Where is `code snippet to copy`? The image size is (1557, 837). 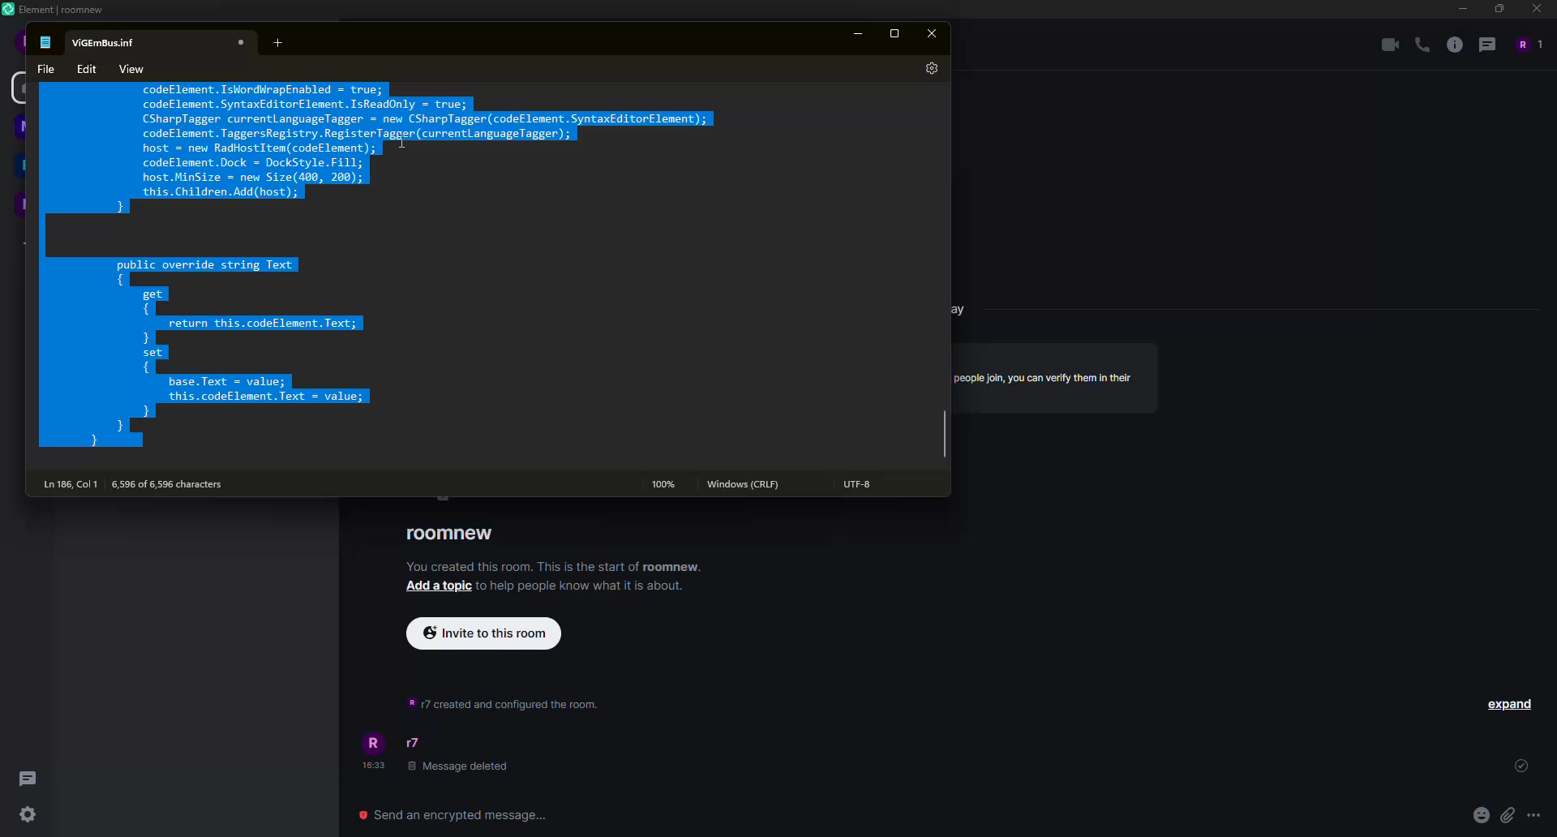 code snippet to copy is located at coordinates (377, 268).